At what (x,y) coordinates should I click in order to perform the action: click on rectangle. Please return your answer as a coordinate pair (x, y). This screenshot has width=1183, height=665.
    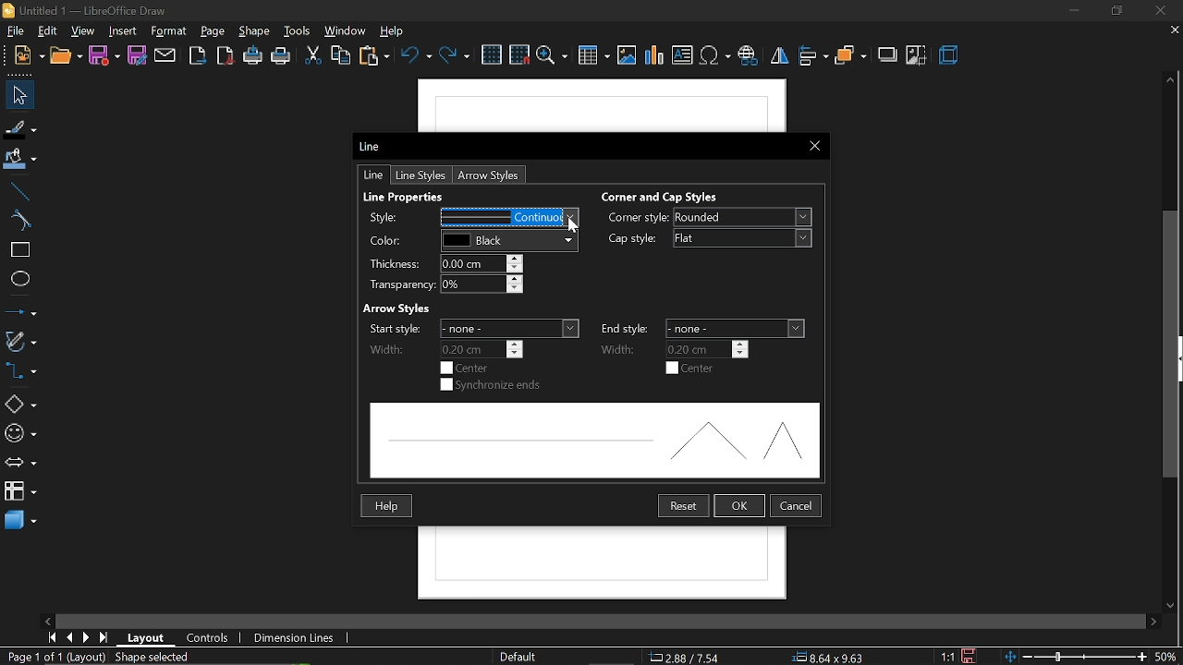
    Looking at the image, I should click on (19, 251).